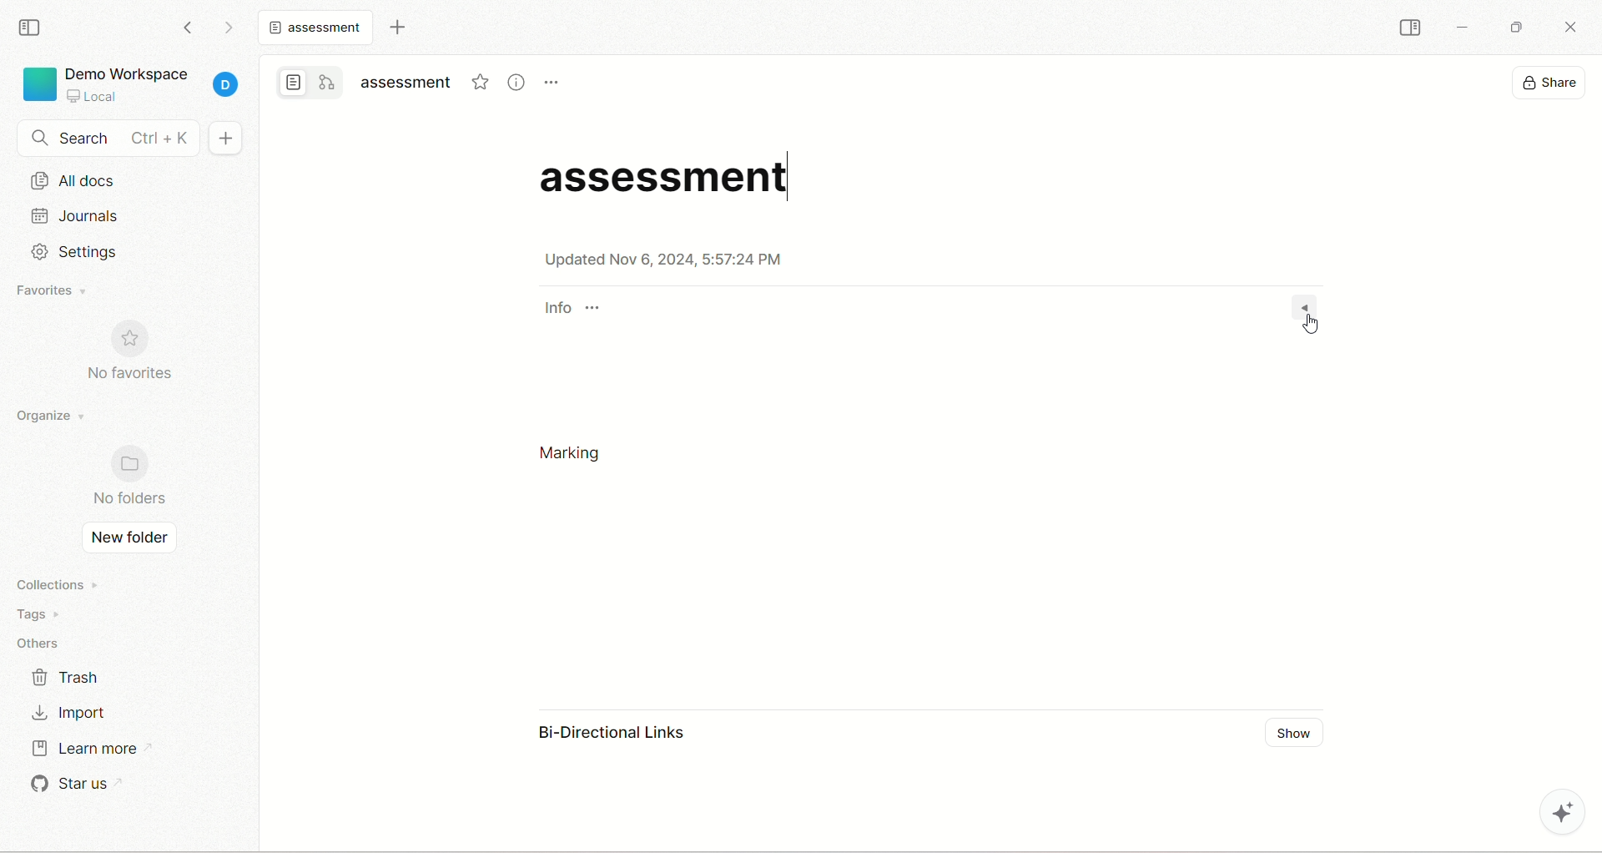 This screenshot has width=1602, height=853. Describe the element at coordinates (1303, 305) in the screenshot. I see `expand` at that location.